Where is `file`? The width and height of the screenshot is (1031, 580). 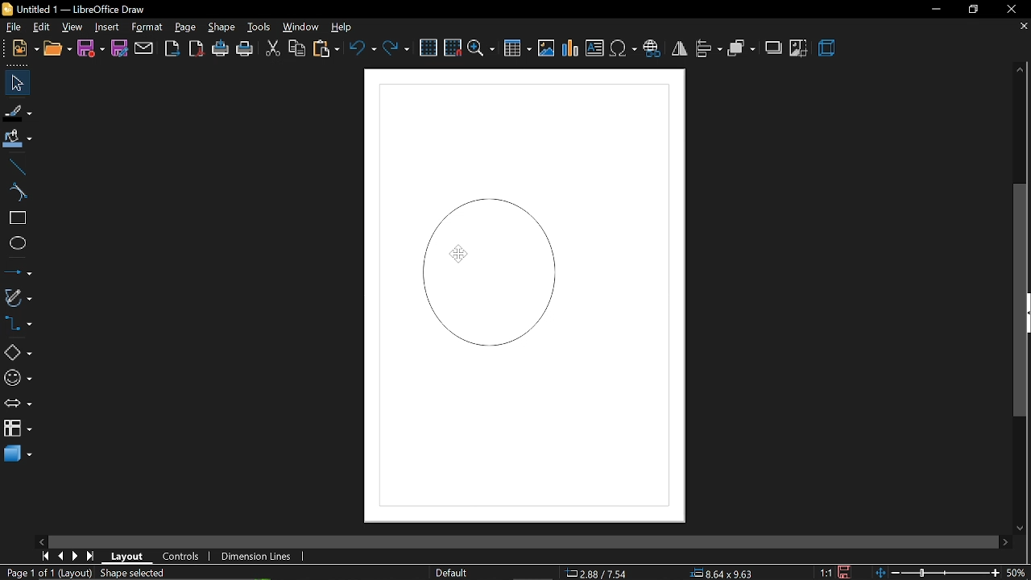
file is located at coordinates (12, 27).